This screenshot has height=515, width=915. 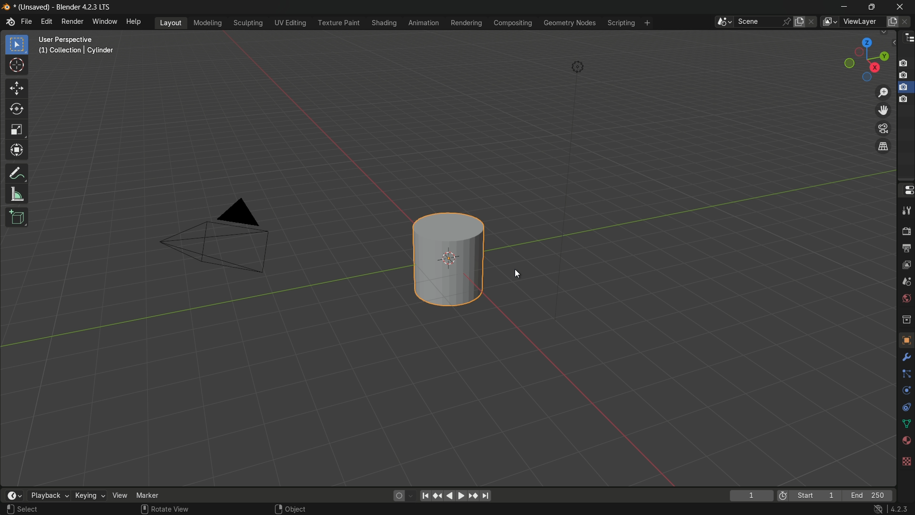 I want to click on physics, so click(x=905, y=392).